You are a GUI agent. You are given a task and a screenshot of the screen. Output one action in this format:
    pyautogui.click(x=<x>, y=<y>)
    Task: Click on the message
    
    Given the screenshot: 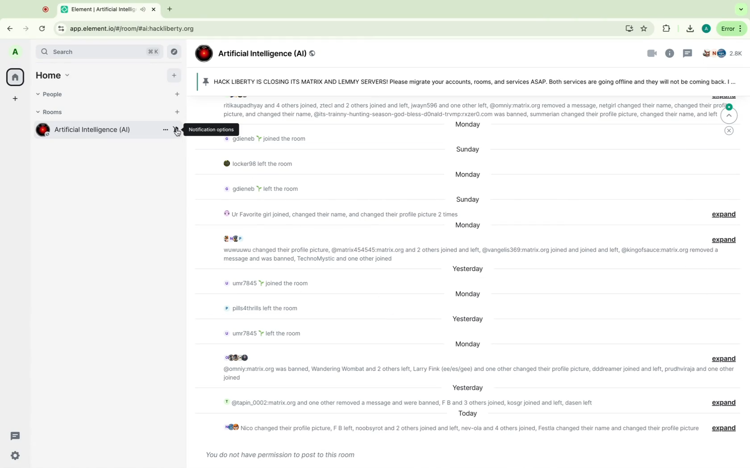 What is the action you would take?
    pyautogui.click(x=268, y=332)
    